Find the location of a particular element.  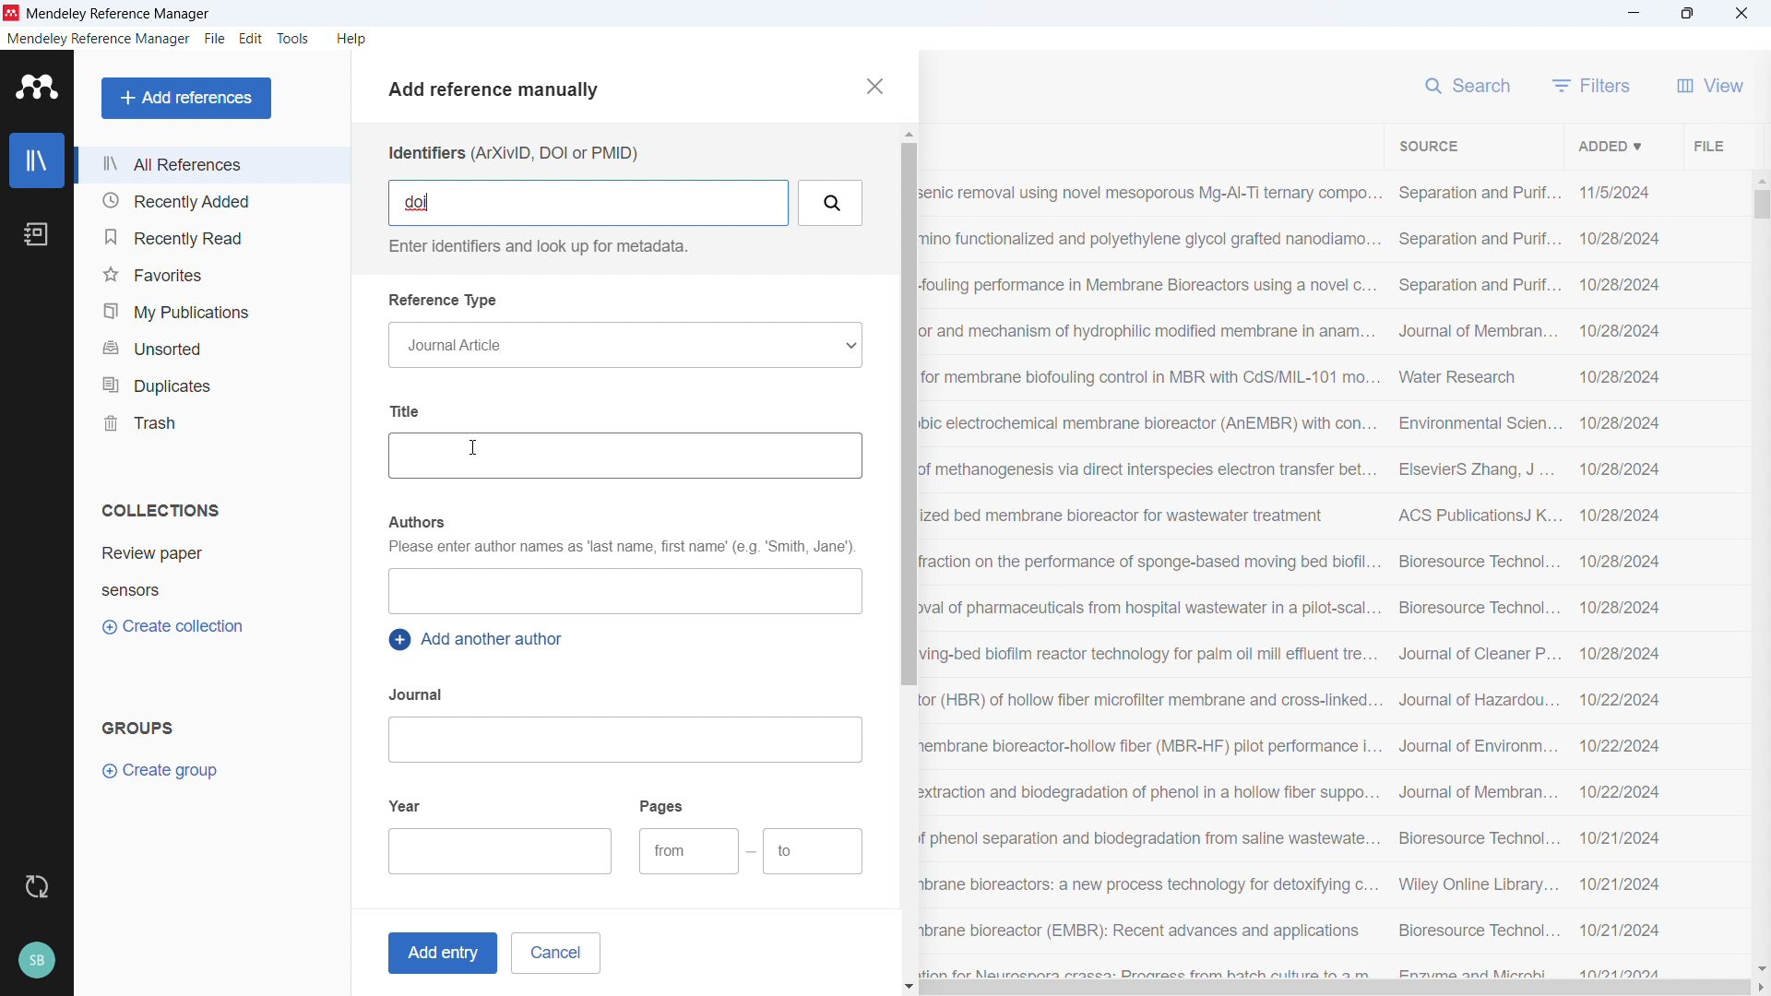

Starting page  is located at coordinates (688, 851).